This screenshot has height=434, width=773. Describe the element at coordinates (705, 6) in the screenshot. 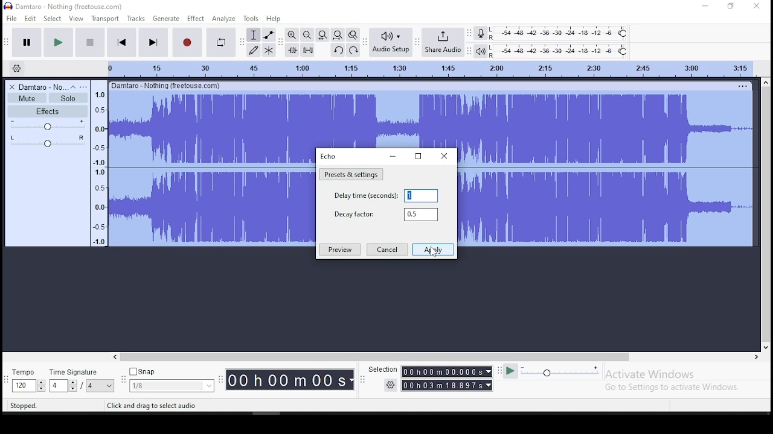

I see `minimize` at that location.